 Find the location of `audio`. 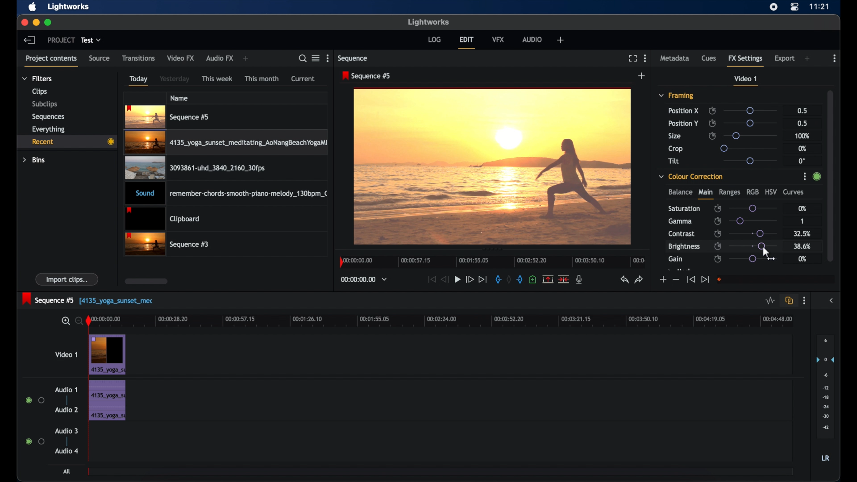

audio is located at coordinates (533, 39).